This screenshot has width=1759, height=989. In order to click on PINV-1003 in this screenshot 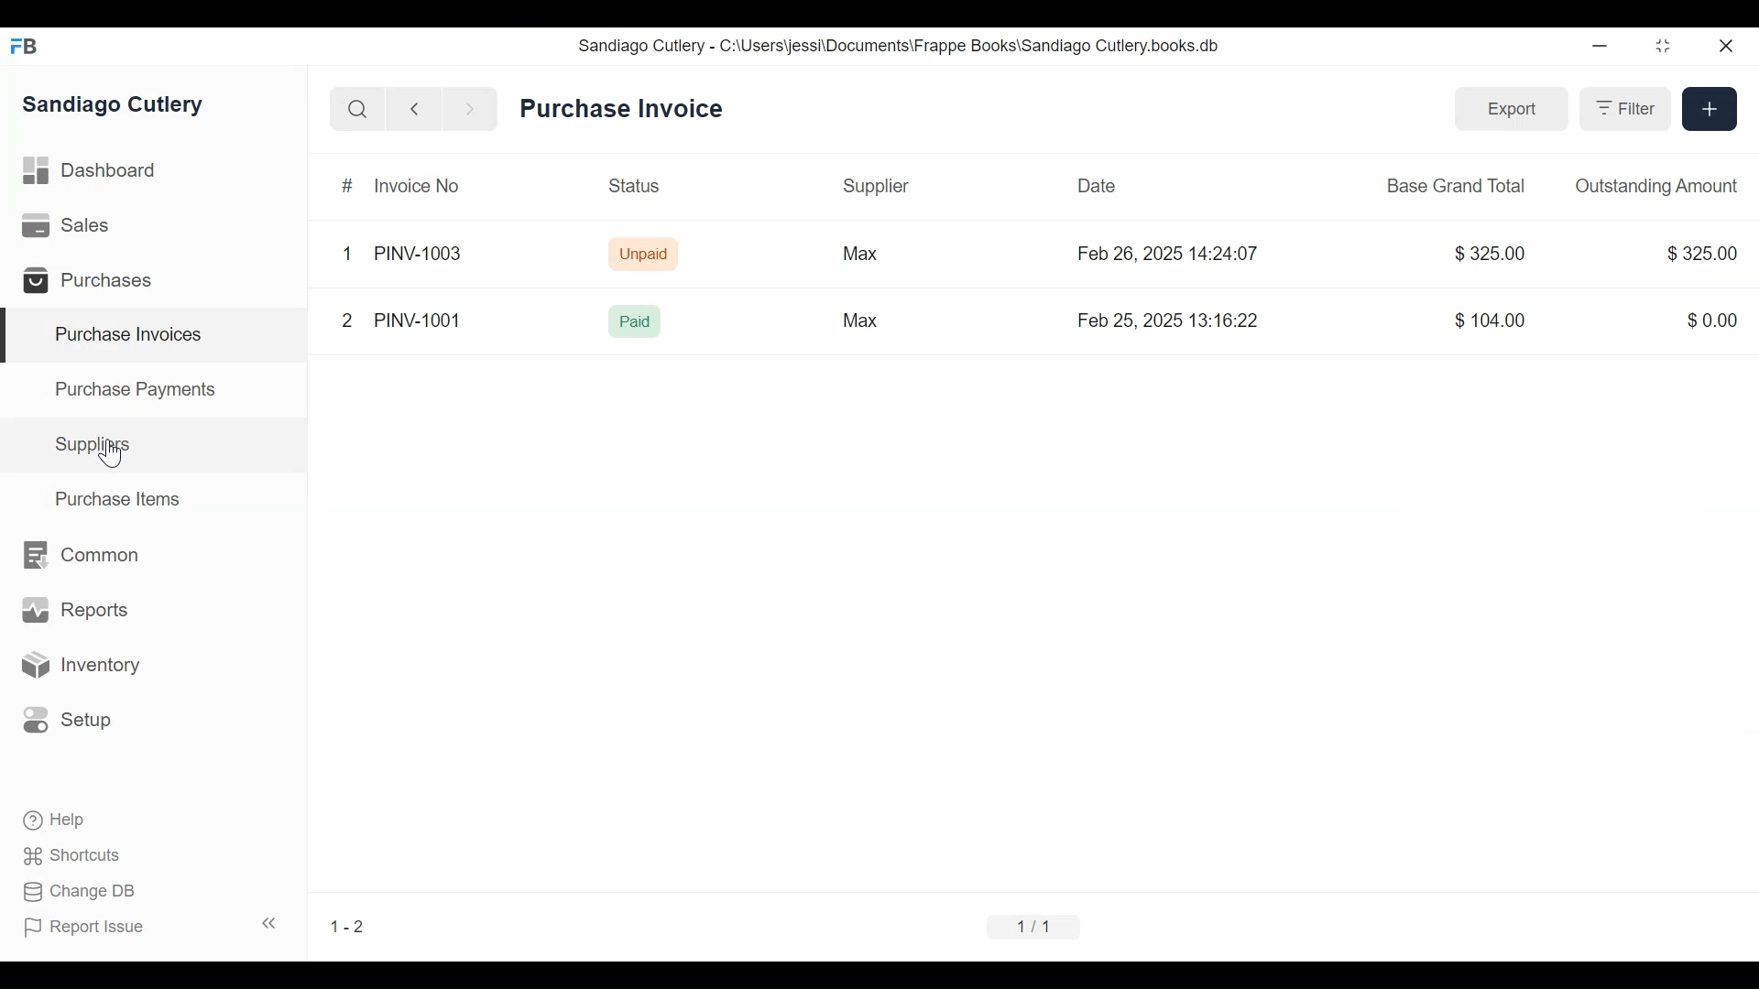, I will do `click(422, 246)`.